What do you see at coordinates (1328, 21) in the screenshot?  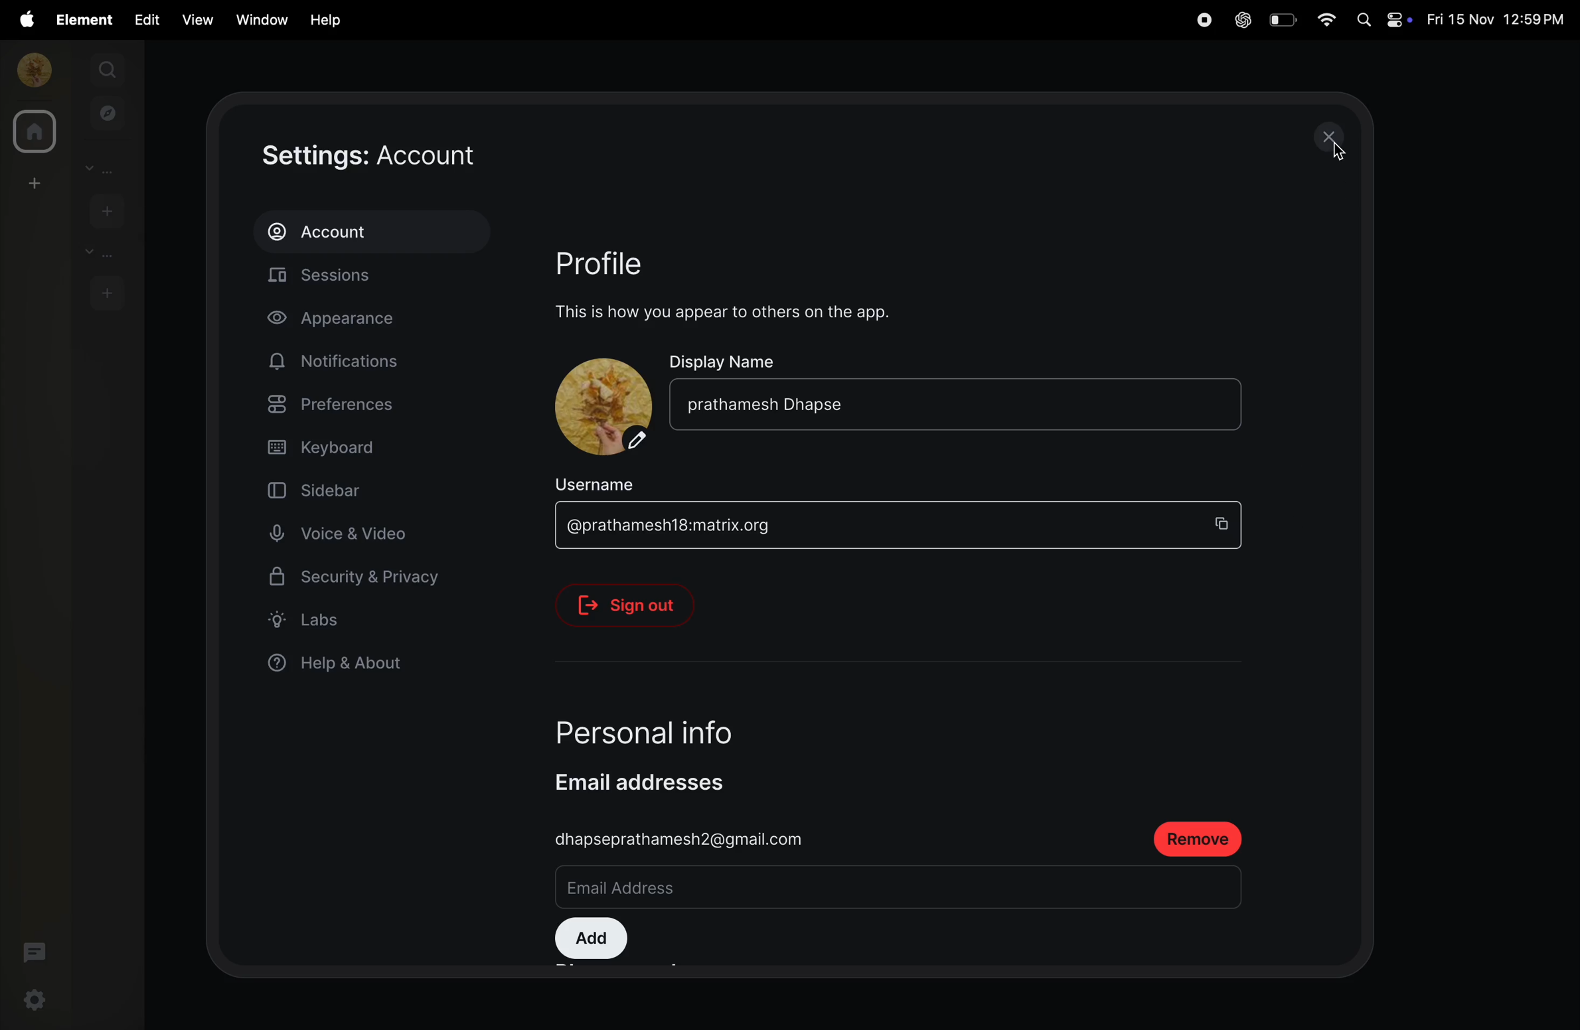 I see `wifi` at bounding box center [1328, 21].